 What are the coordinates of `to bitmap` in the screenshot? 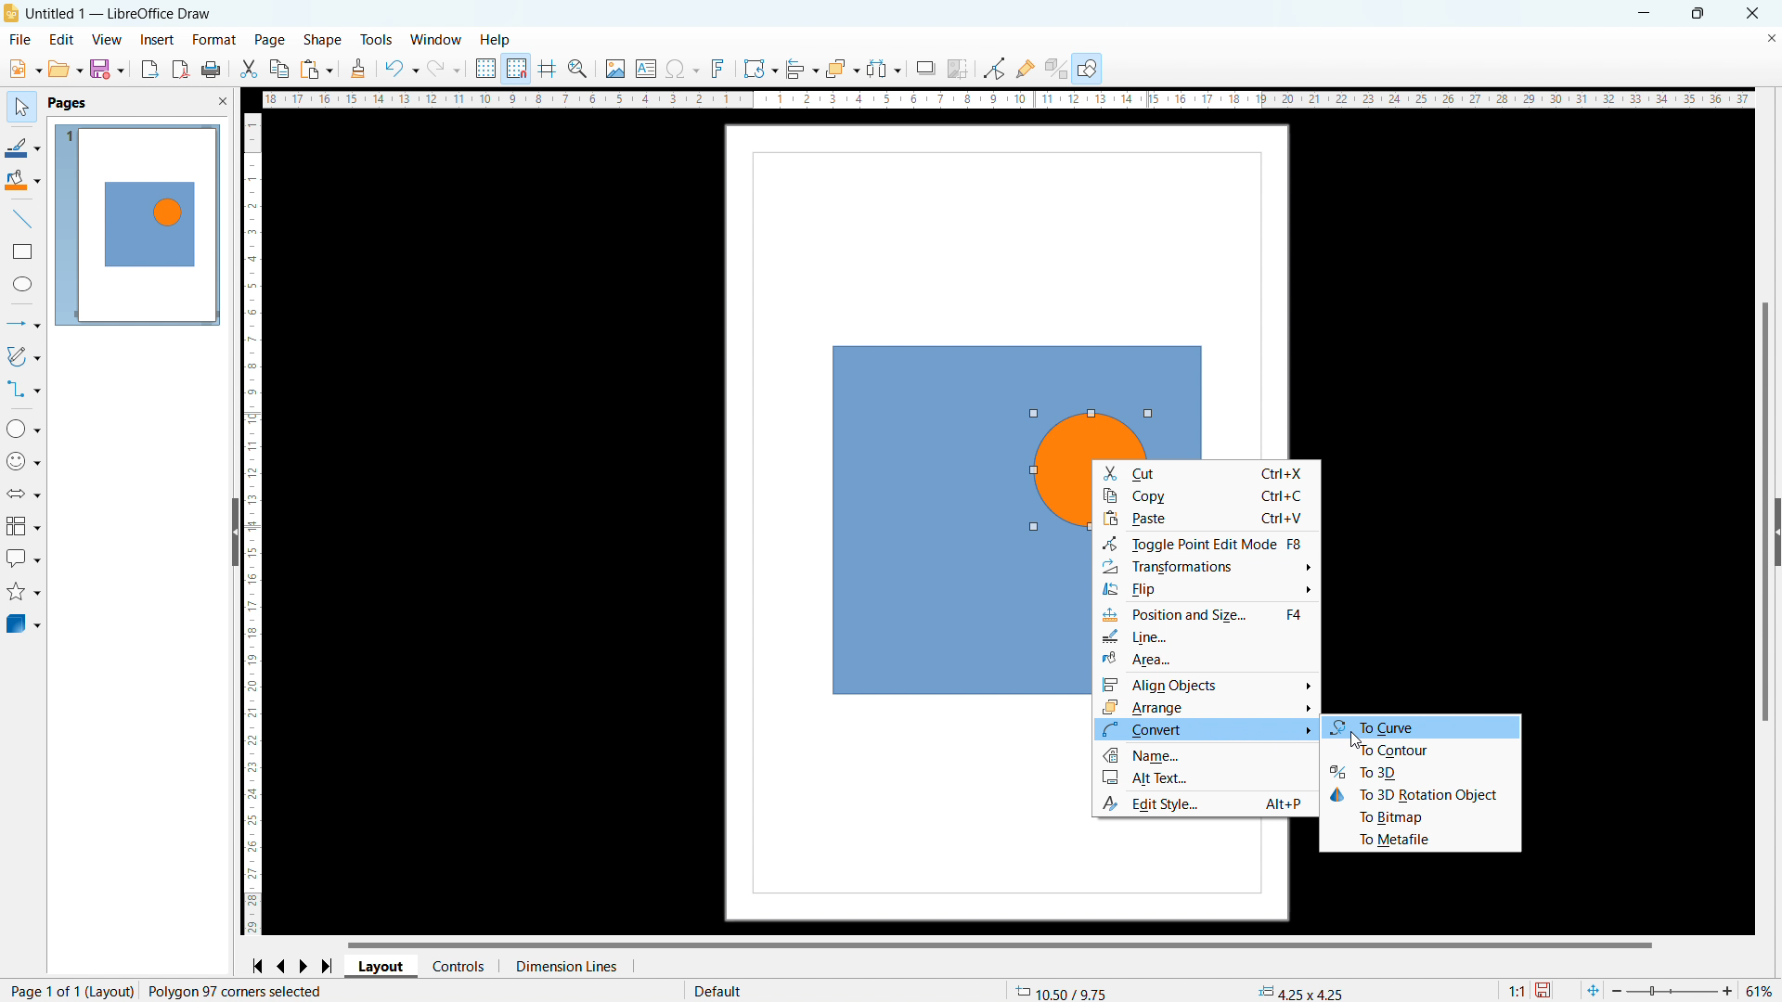 It's located at (1420, 818).